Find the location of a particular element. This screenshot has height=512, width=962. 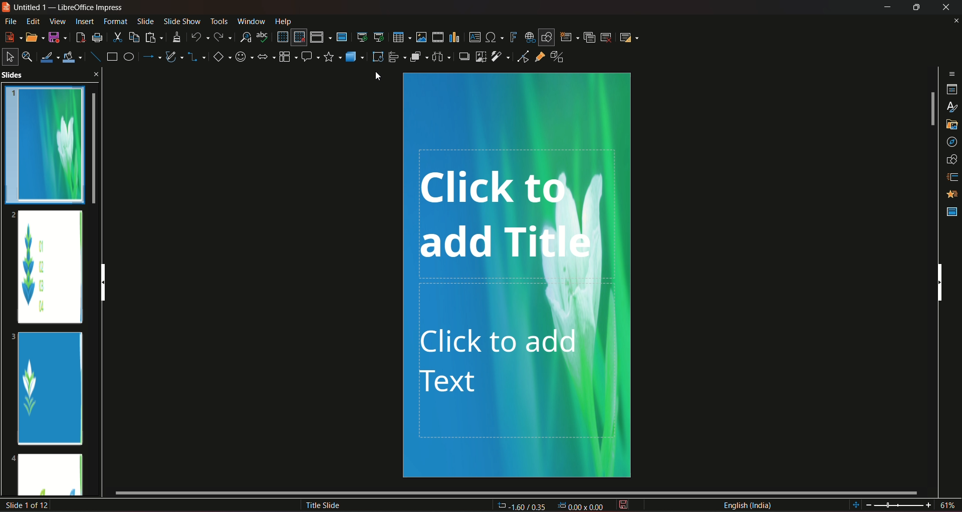

shapes is located at coordinates (950, 160).